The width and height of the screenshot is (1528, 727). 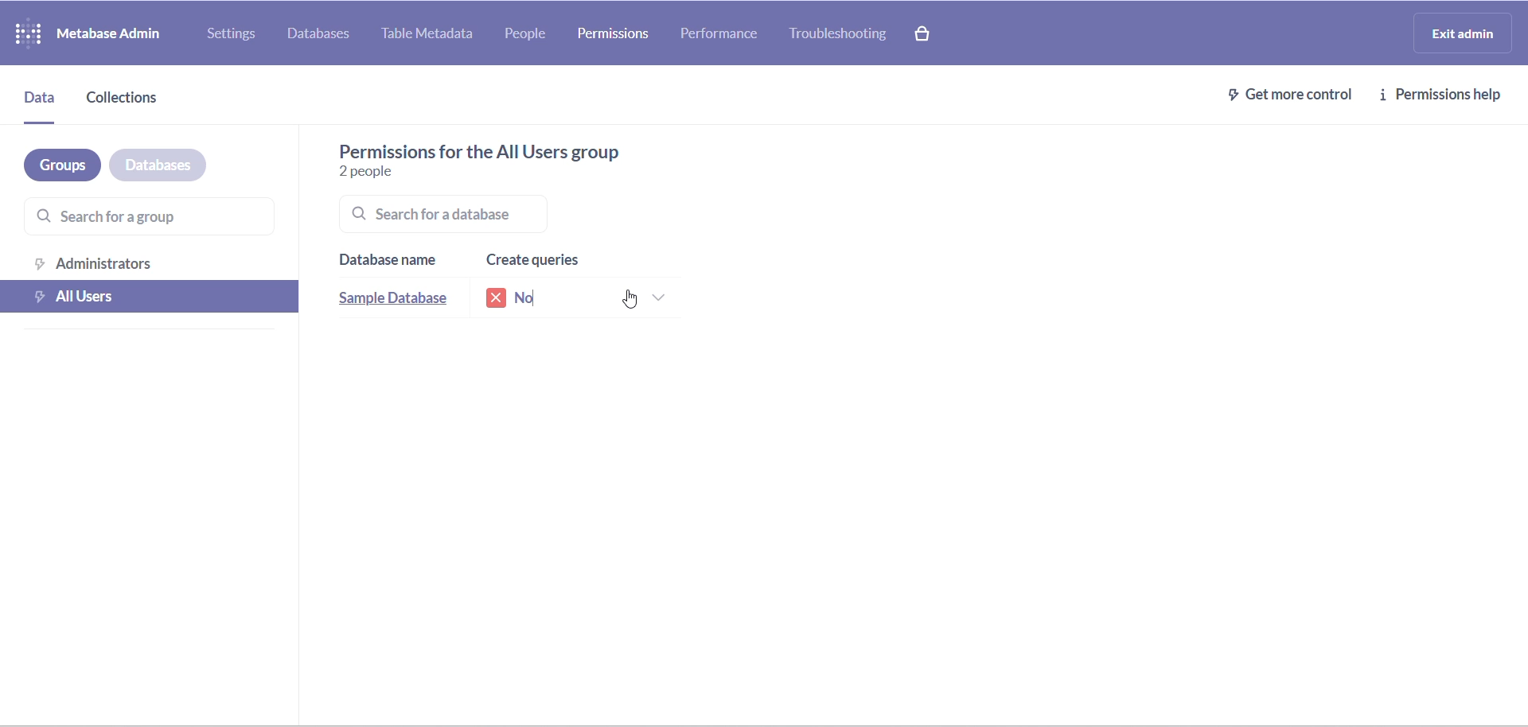 I want to click on all users, so click(x=151, y=297).